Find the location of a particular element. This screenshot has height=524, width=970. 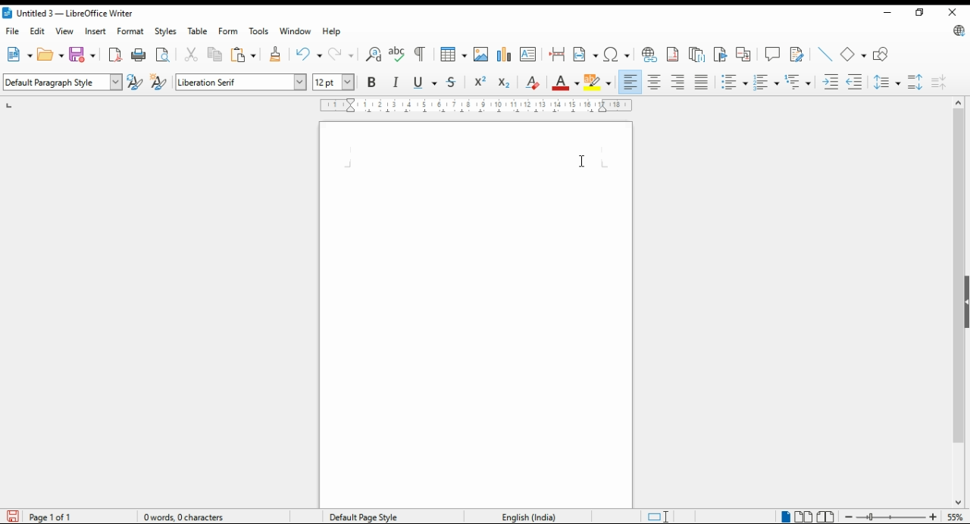

page information is located at coordinates (47, 516).